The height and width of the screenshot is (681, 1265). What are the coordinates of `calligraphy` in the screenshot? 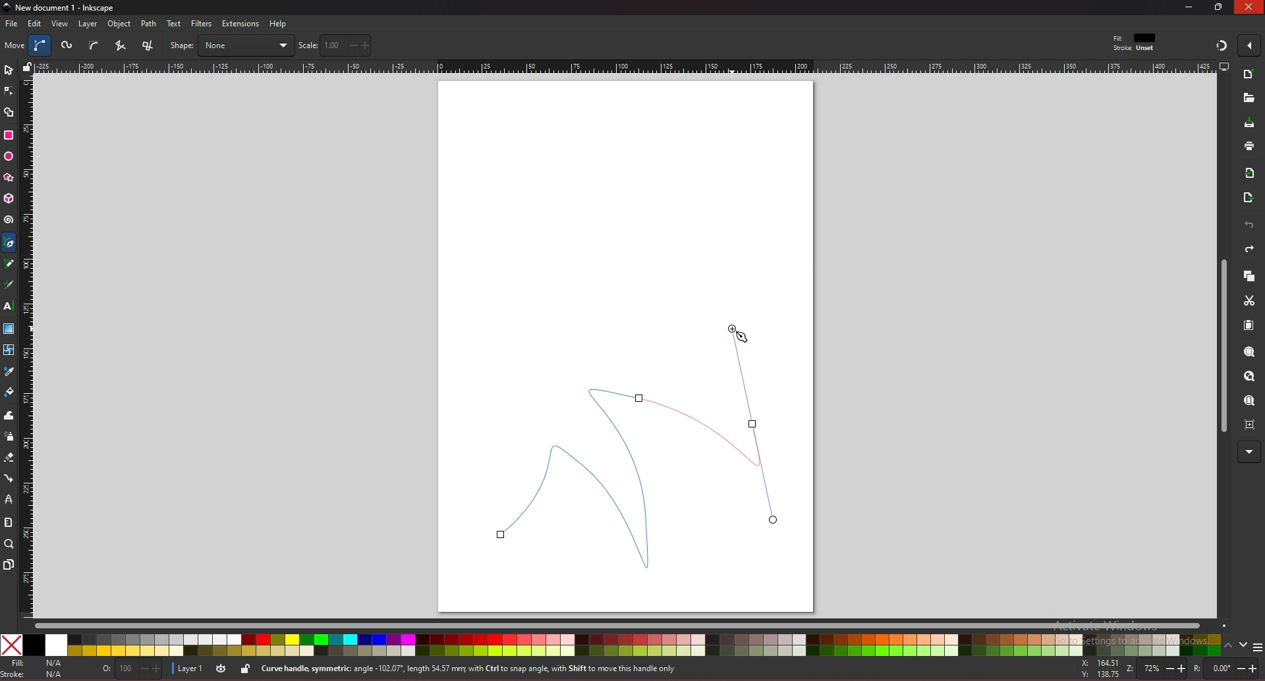 It's located at (11, 286).